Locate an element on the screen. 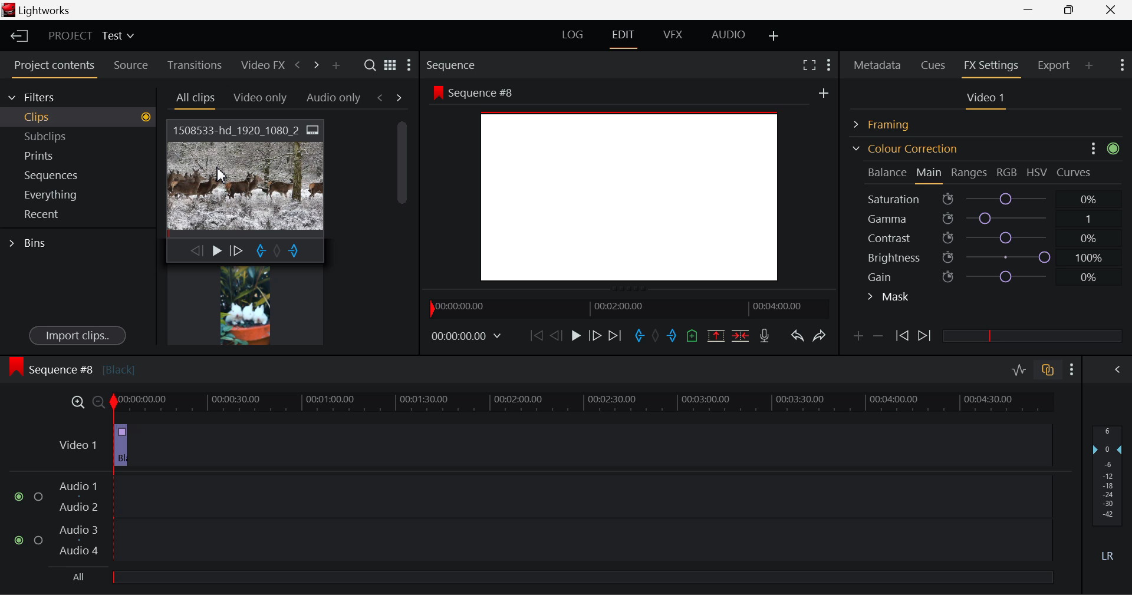 This screenshot has height=595, width=1132. Framing Section is located at coordinates (891, 123).